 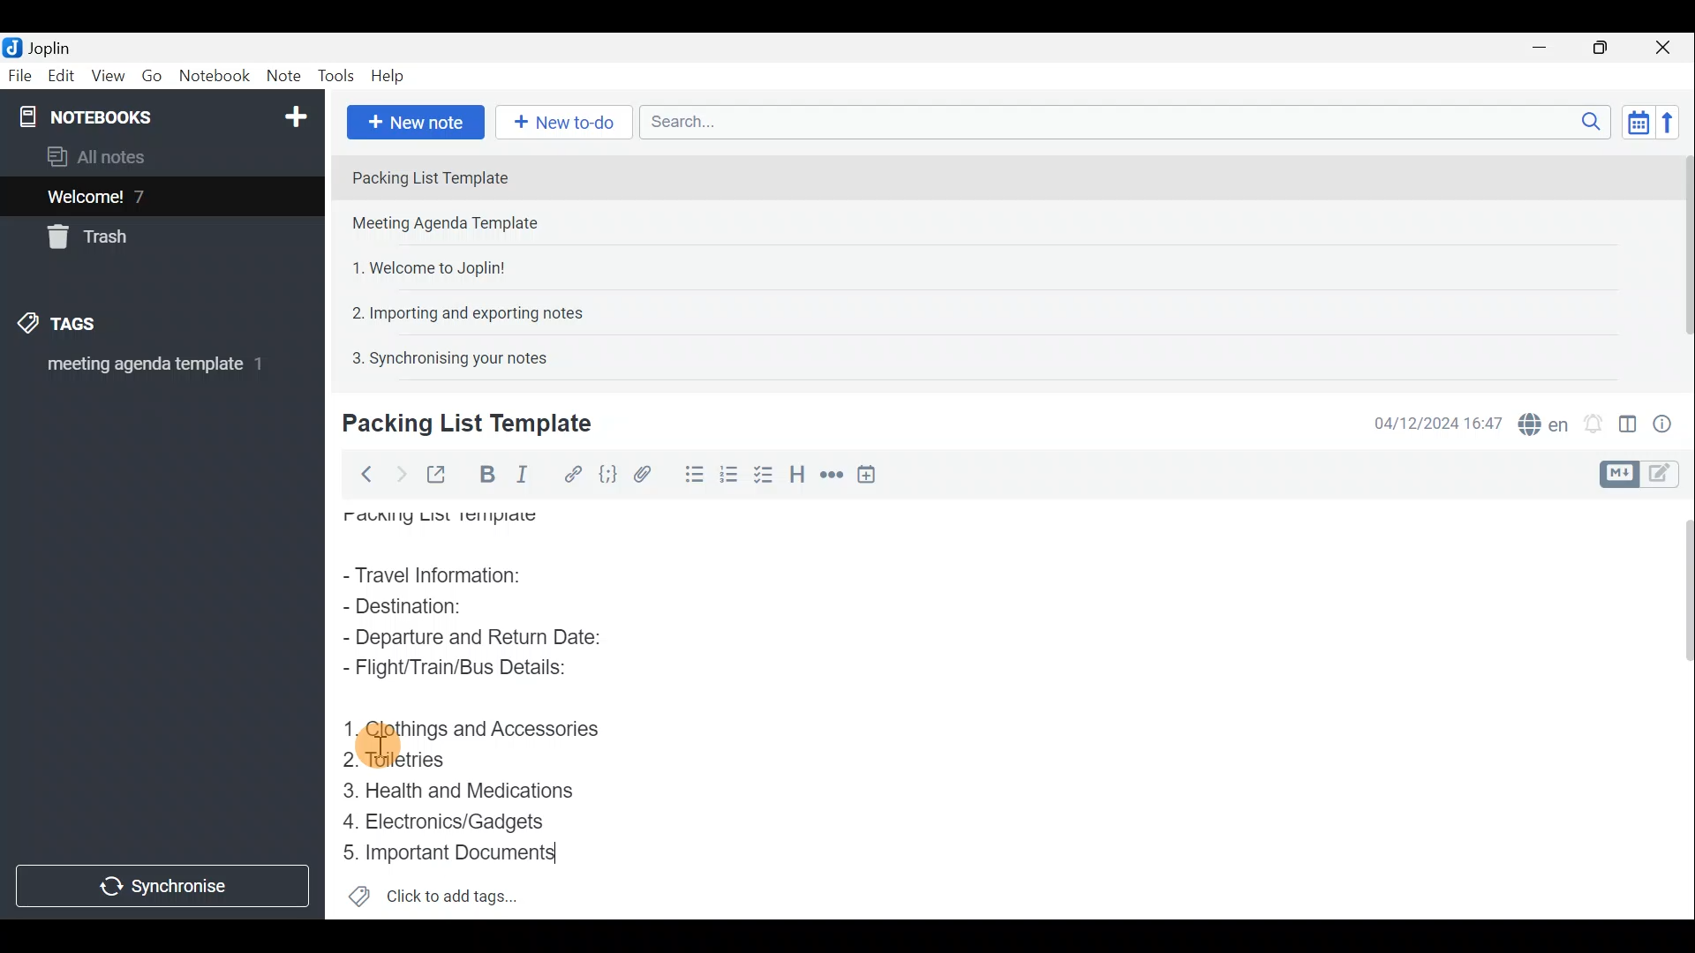 What do you see at coordinates (463, 225) in the screenshot?
I see `Note 2` at bounding box center [463, 225].